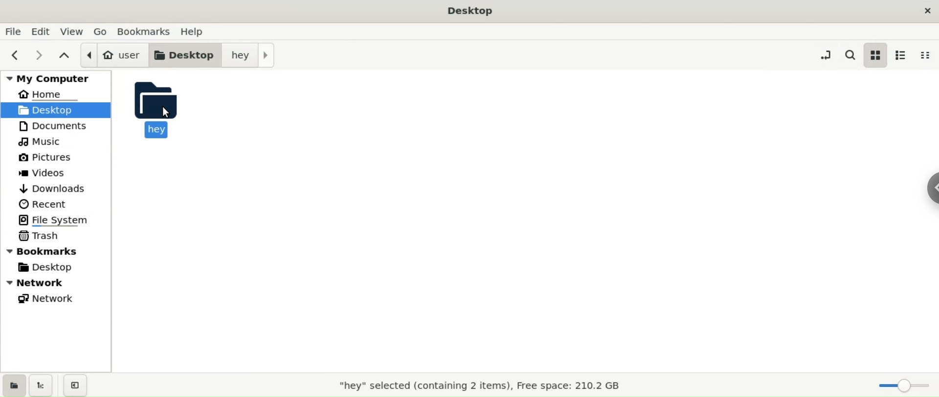 The image size is (939, 397). Describe the element at coordinates (40, 31) in the screenshot. I see `edit` at that location.